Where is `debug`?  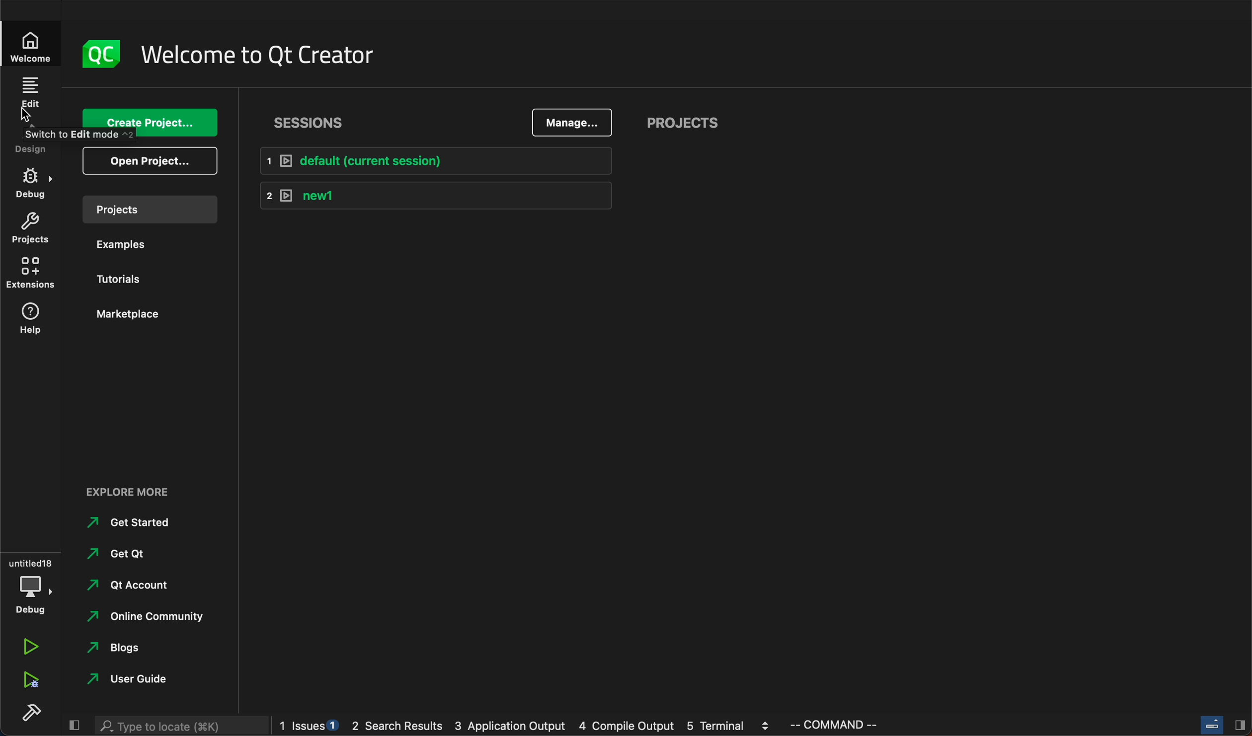
debug is located at coordinates (31, 586).